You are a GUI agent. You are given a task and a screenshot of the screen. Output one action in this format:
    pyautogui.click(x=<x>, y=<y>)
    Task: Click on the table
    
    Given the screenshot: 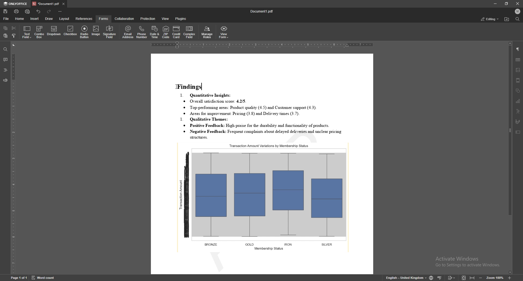 What is the action you would take?
    pyautogui.click(x=518, y=60)
    